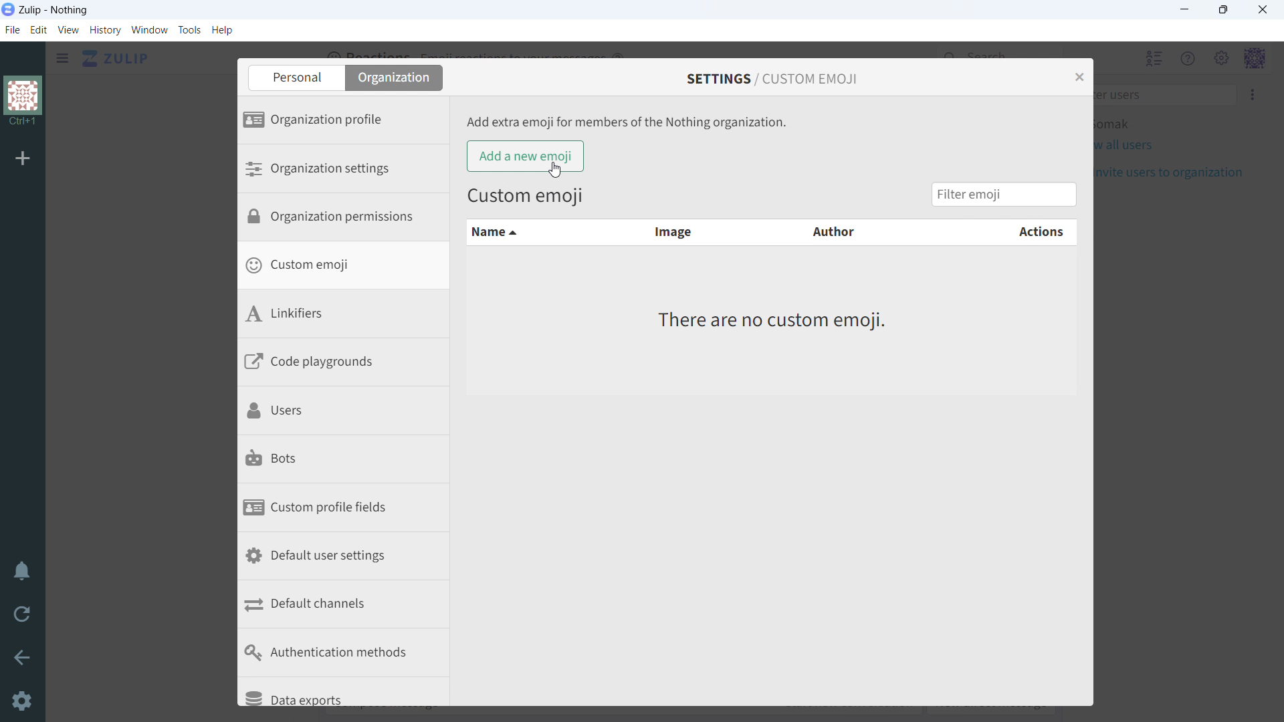  I want to click on reload, so click(22, 615).